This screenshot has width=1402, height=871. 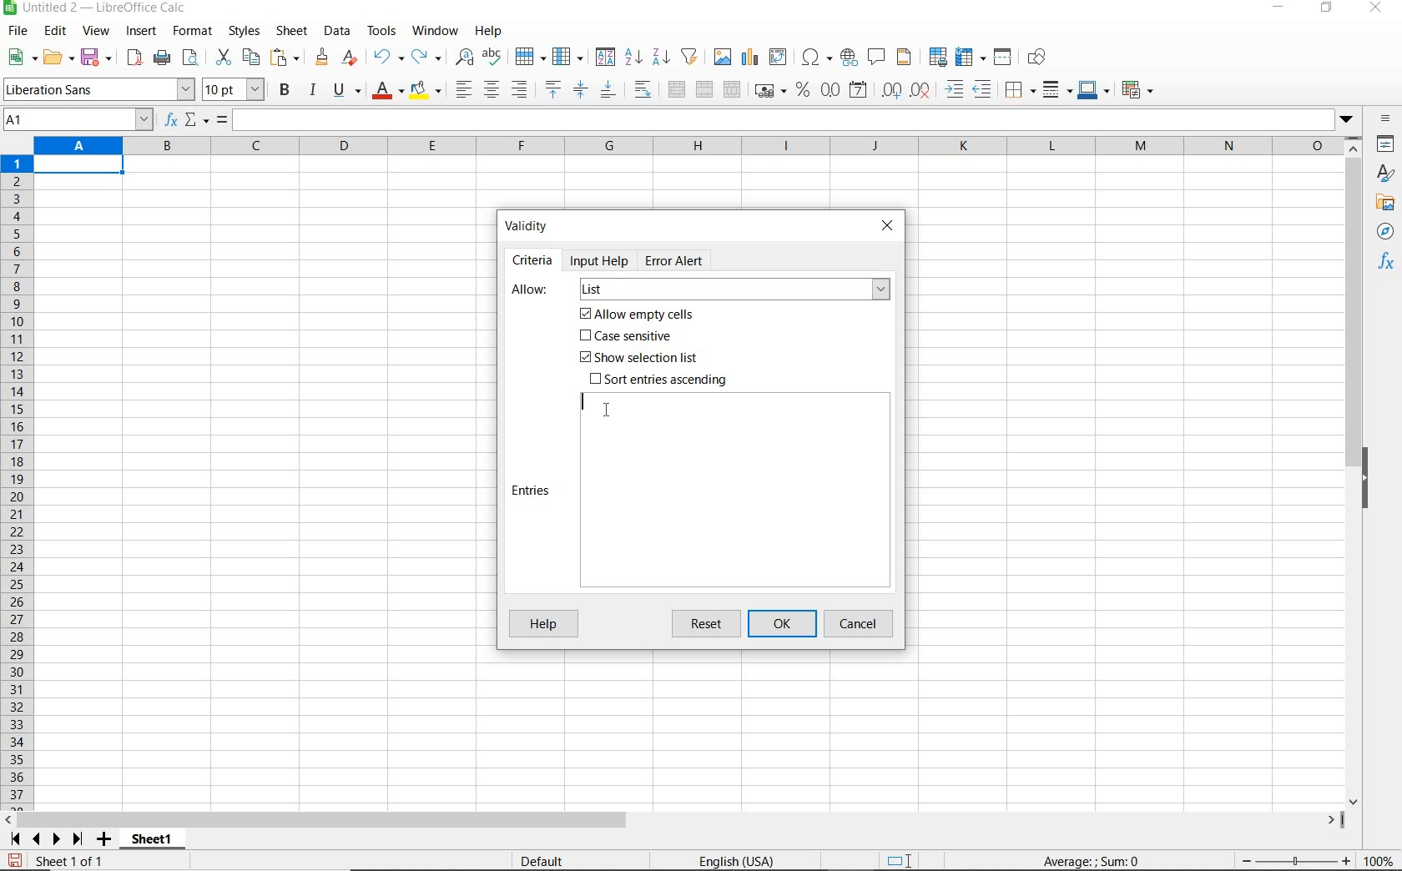 What do you see at coordinates (877, 58) in the screenshot?
I see `insert comment ` at bounding box center [877, 58].